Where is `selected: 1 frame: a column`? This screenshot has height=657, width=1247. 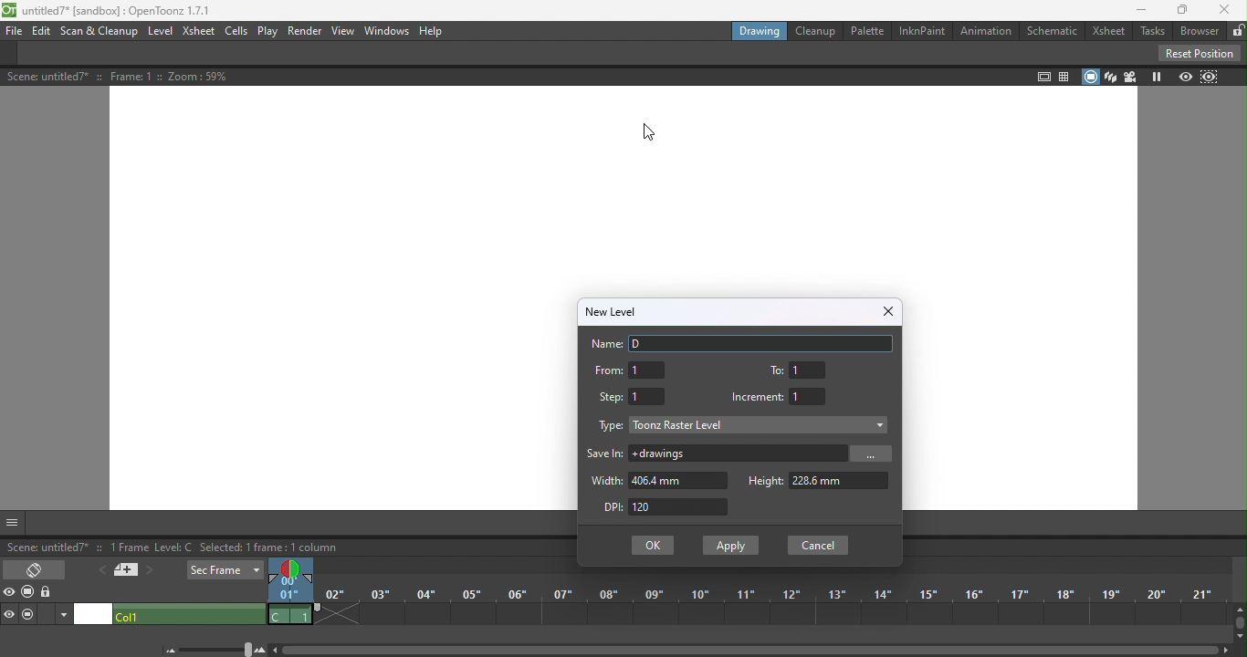 selected: 1 frame: a column is located at coordinates (227, 548).